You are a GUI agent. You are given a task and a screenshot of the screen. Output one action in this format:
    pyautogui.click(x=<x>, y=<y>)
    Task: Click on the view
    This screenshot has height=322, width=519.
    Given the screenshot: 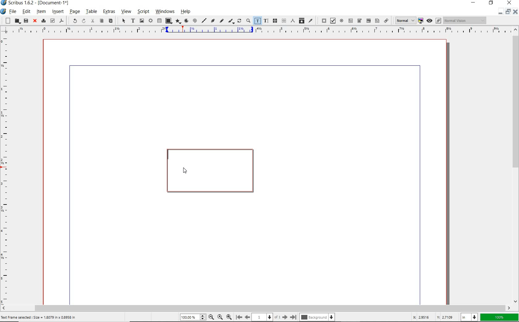 What is the action you would take?
    pyautogui.click(x=127, y=12)
    